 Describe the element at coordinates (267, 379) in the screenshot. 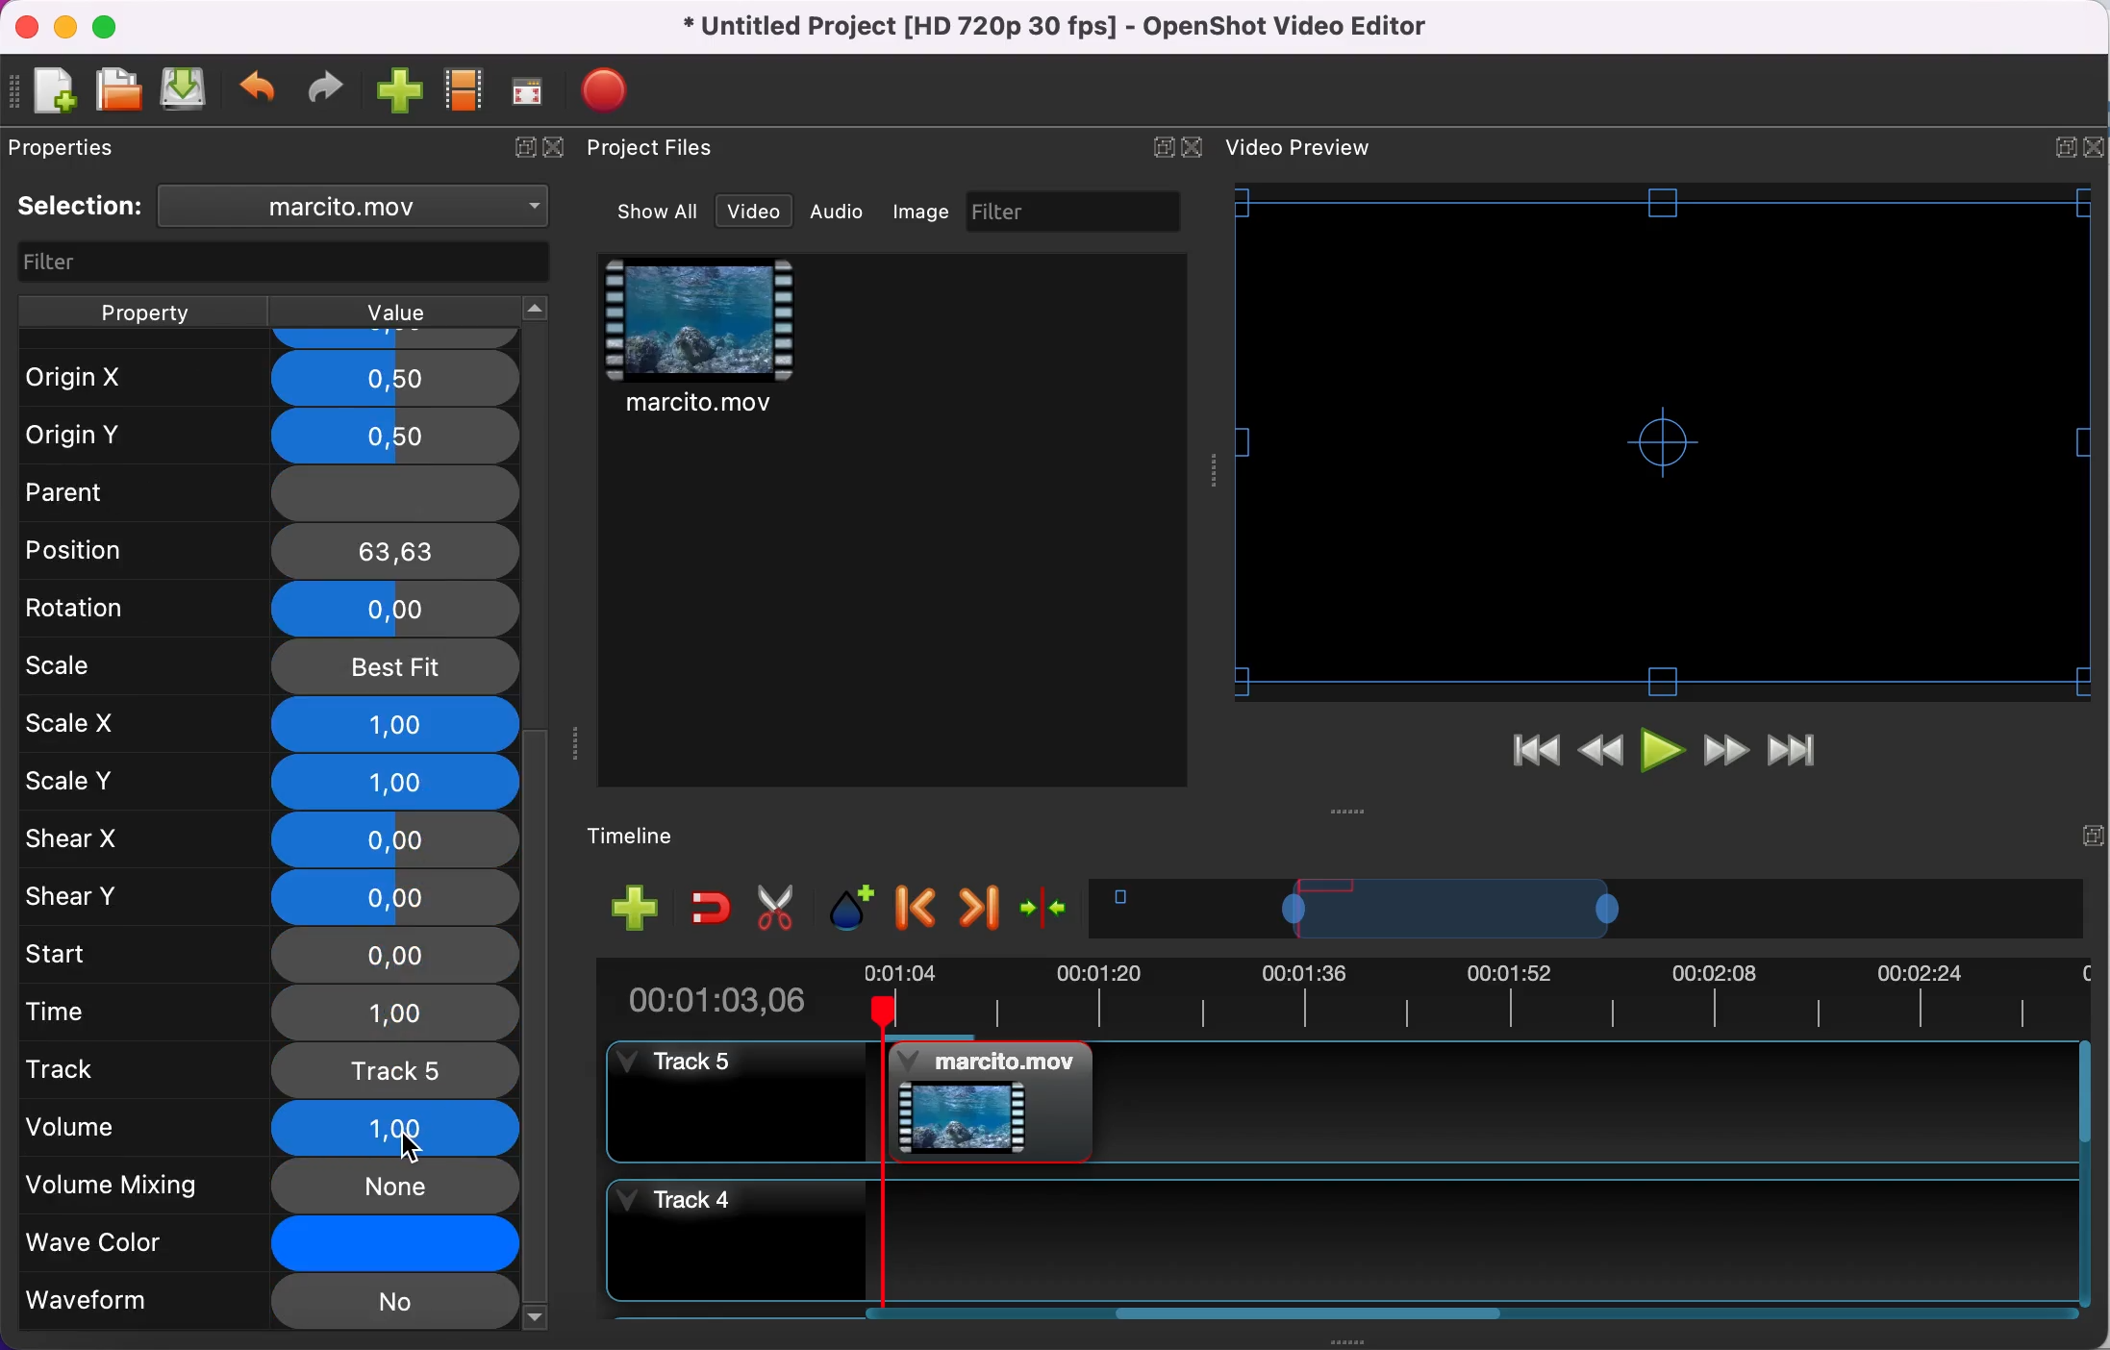

I see `Origin X` at that location.